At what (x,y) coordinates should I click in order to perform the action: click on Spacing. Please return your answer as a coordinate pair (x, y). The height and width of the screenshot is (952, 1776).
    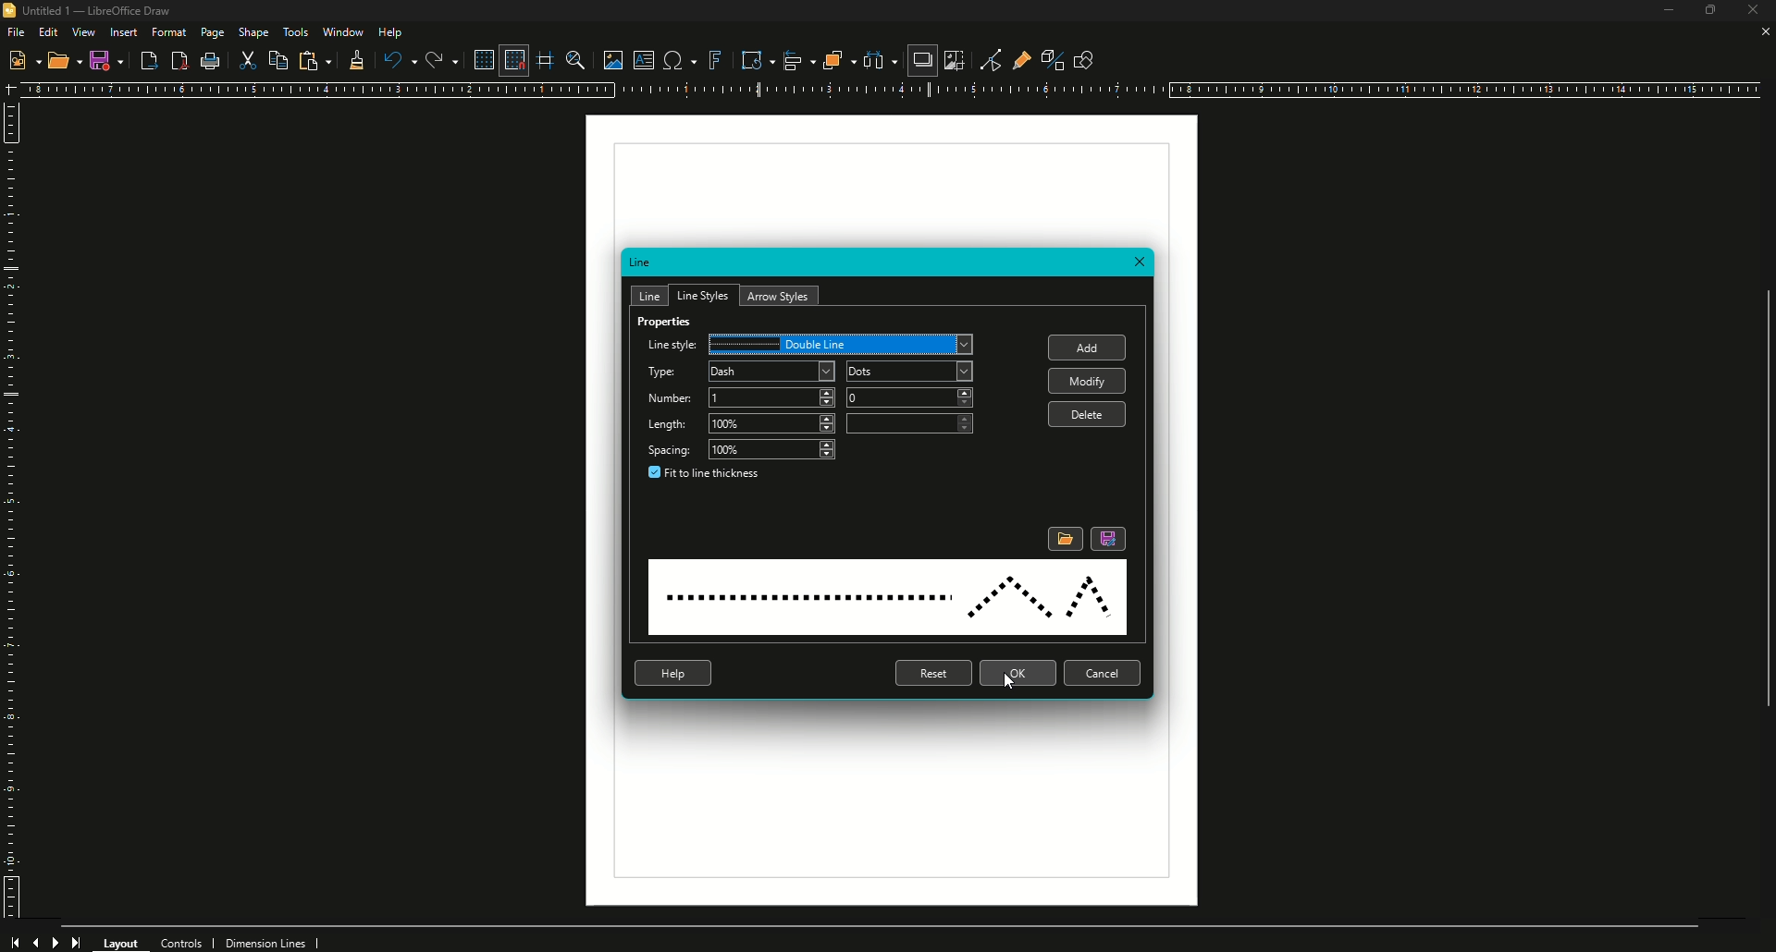
    Looking at the image, I should click on (671, 449).